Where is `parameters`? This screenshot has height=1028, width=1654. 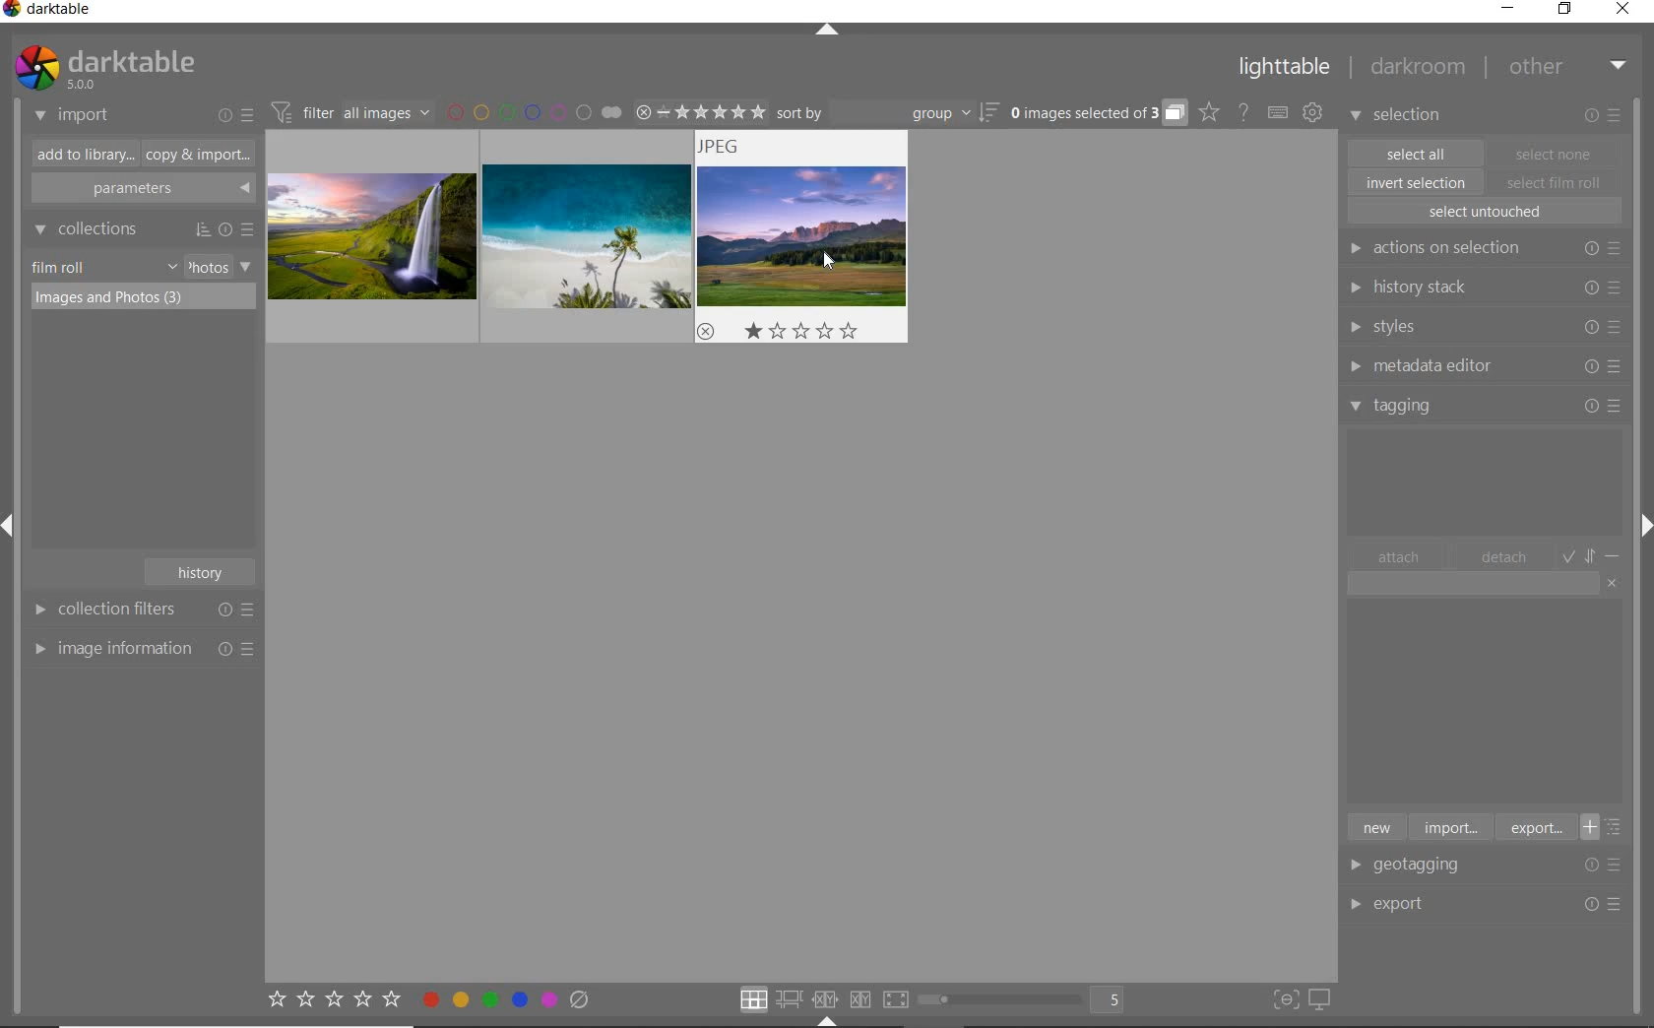
parameters is located at coordinates (141, 189).